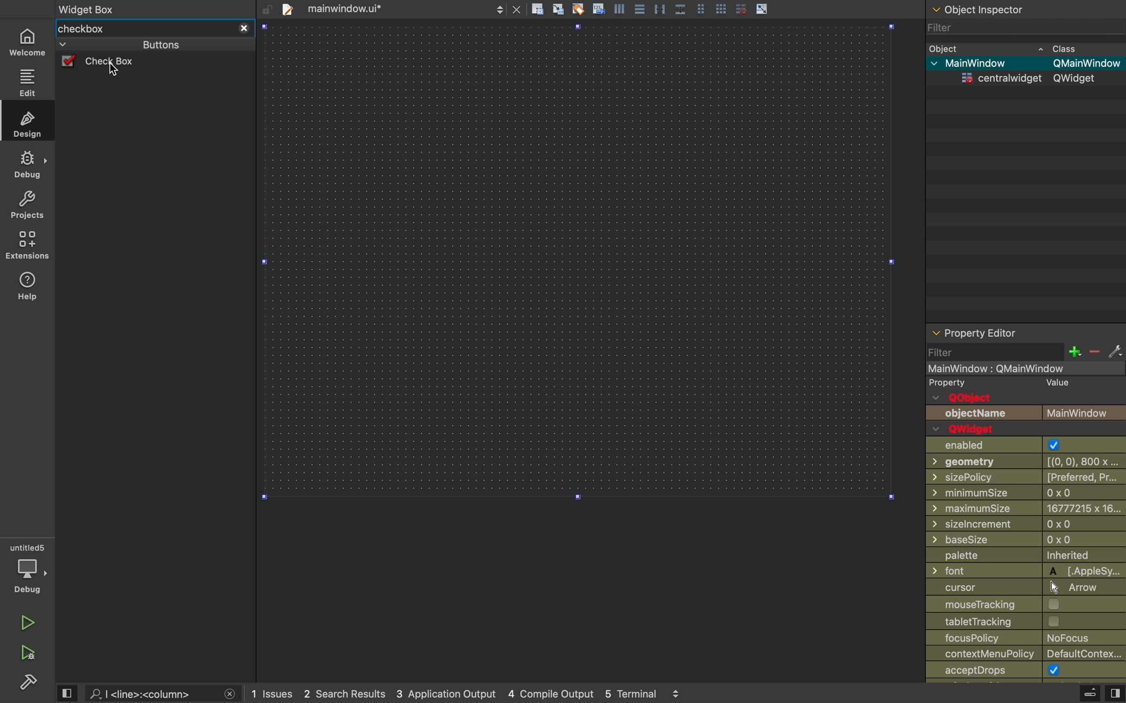 This screenshot has width=1126, height=703. What do you see at coordinates (24, 623) in the screenshot?
I see `run` at bounding box center [24, 623].